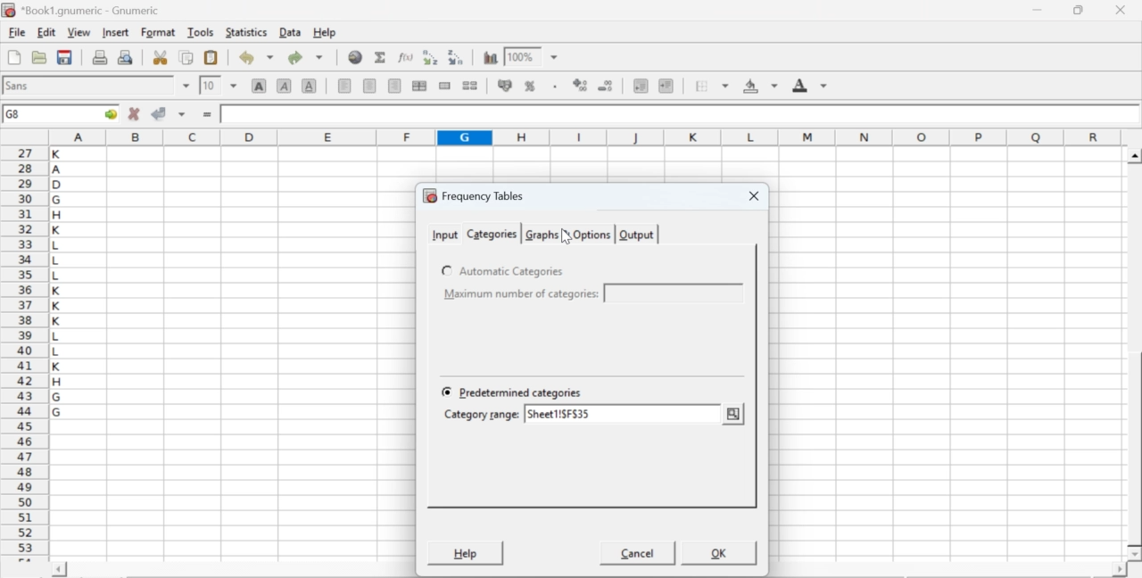 The height and width of the screenshot is (578, 1142). What do you see at coordinates (407, 56) in the screenshot?
I see `edit function in current cell` at bounding box center [407, 56].